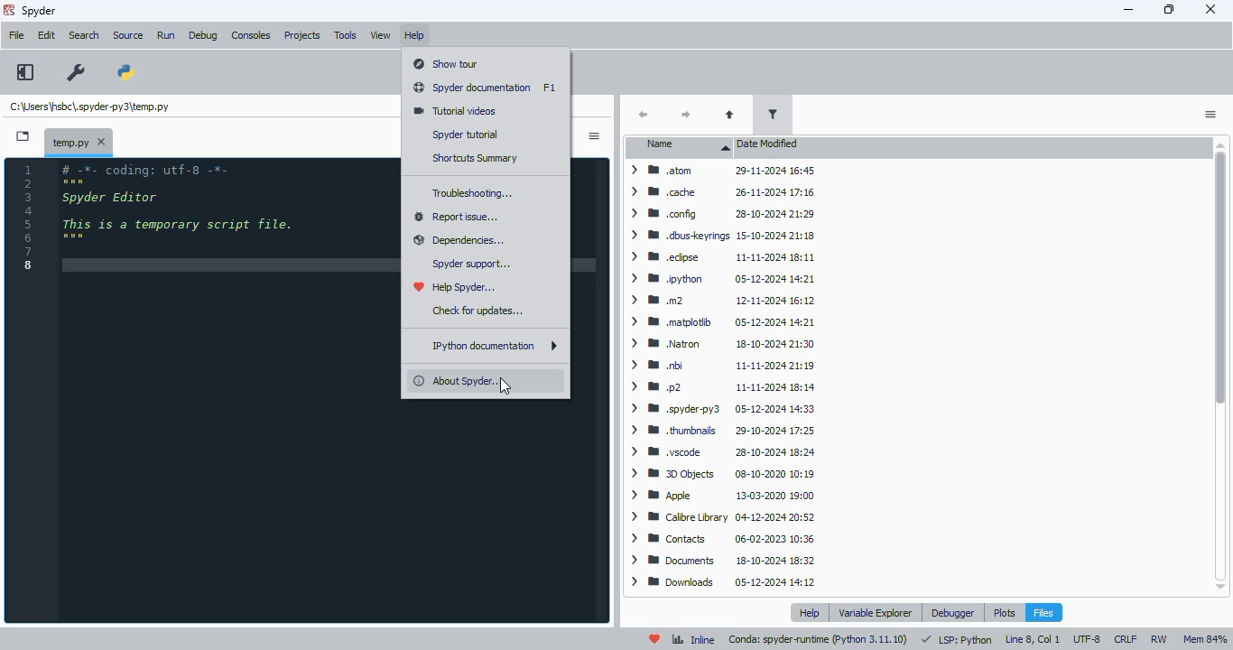 The height and width of the screenshot is (650, 1233). I want to click on > ® Natron 18-10-2024 21:30, so click(718, 342).